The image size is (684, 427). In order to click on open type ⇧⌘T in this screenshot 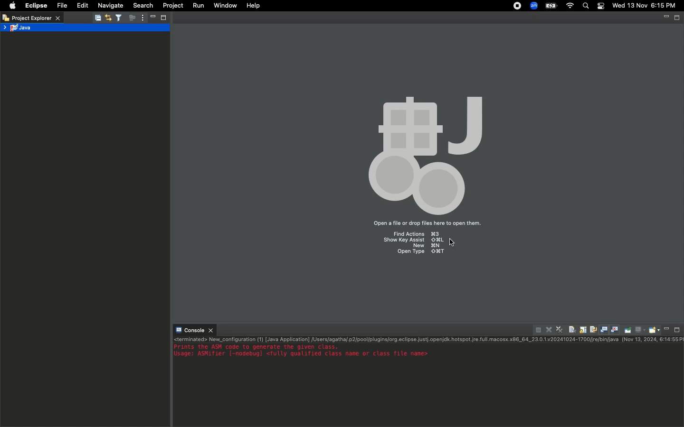, I will do `click(419, 251)`.